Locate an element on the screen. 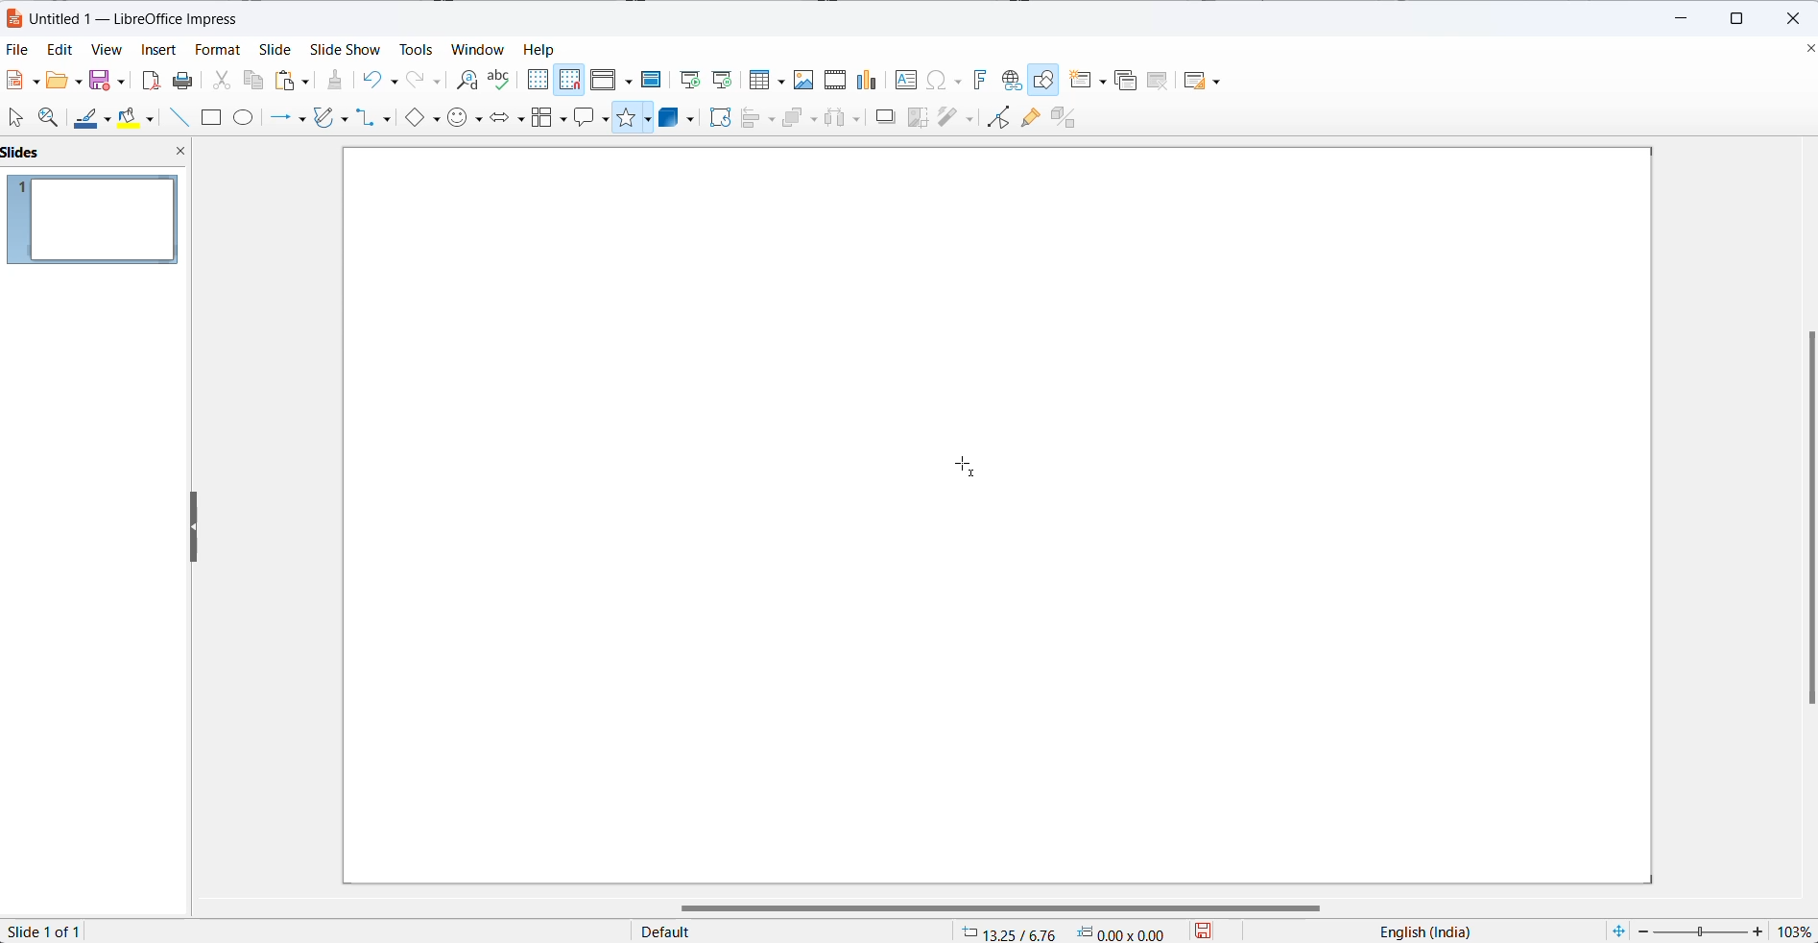  fill color is located at coordinates (141, 117).